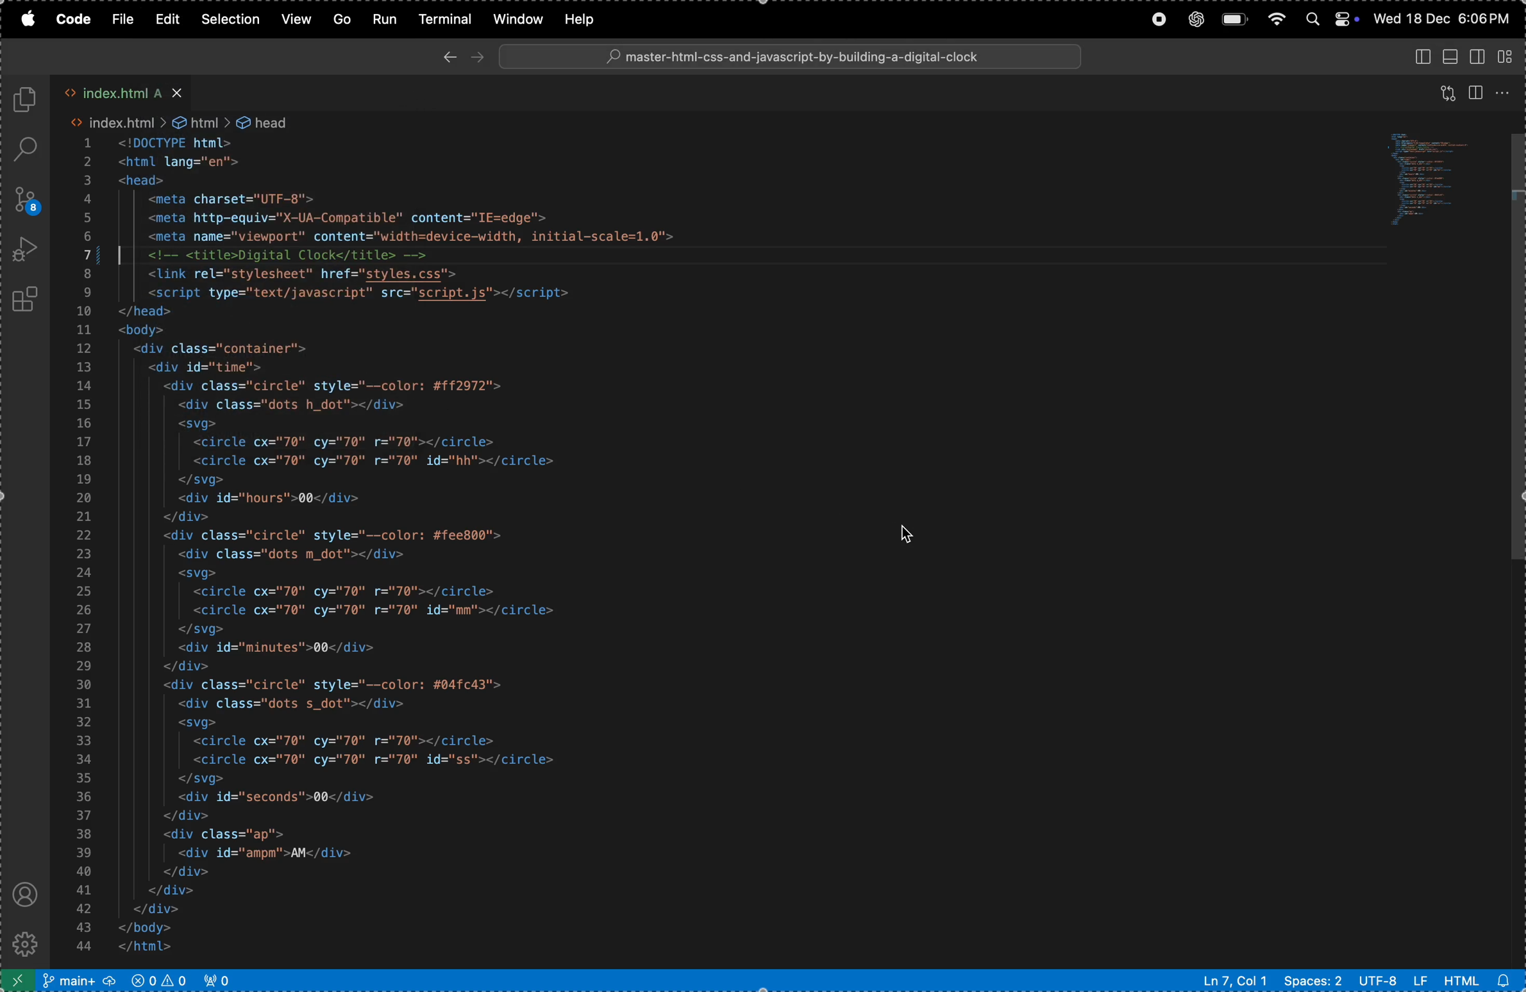  Describe the element at coordinates (29, 149) in the screenshot. I see `search` at that location.